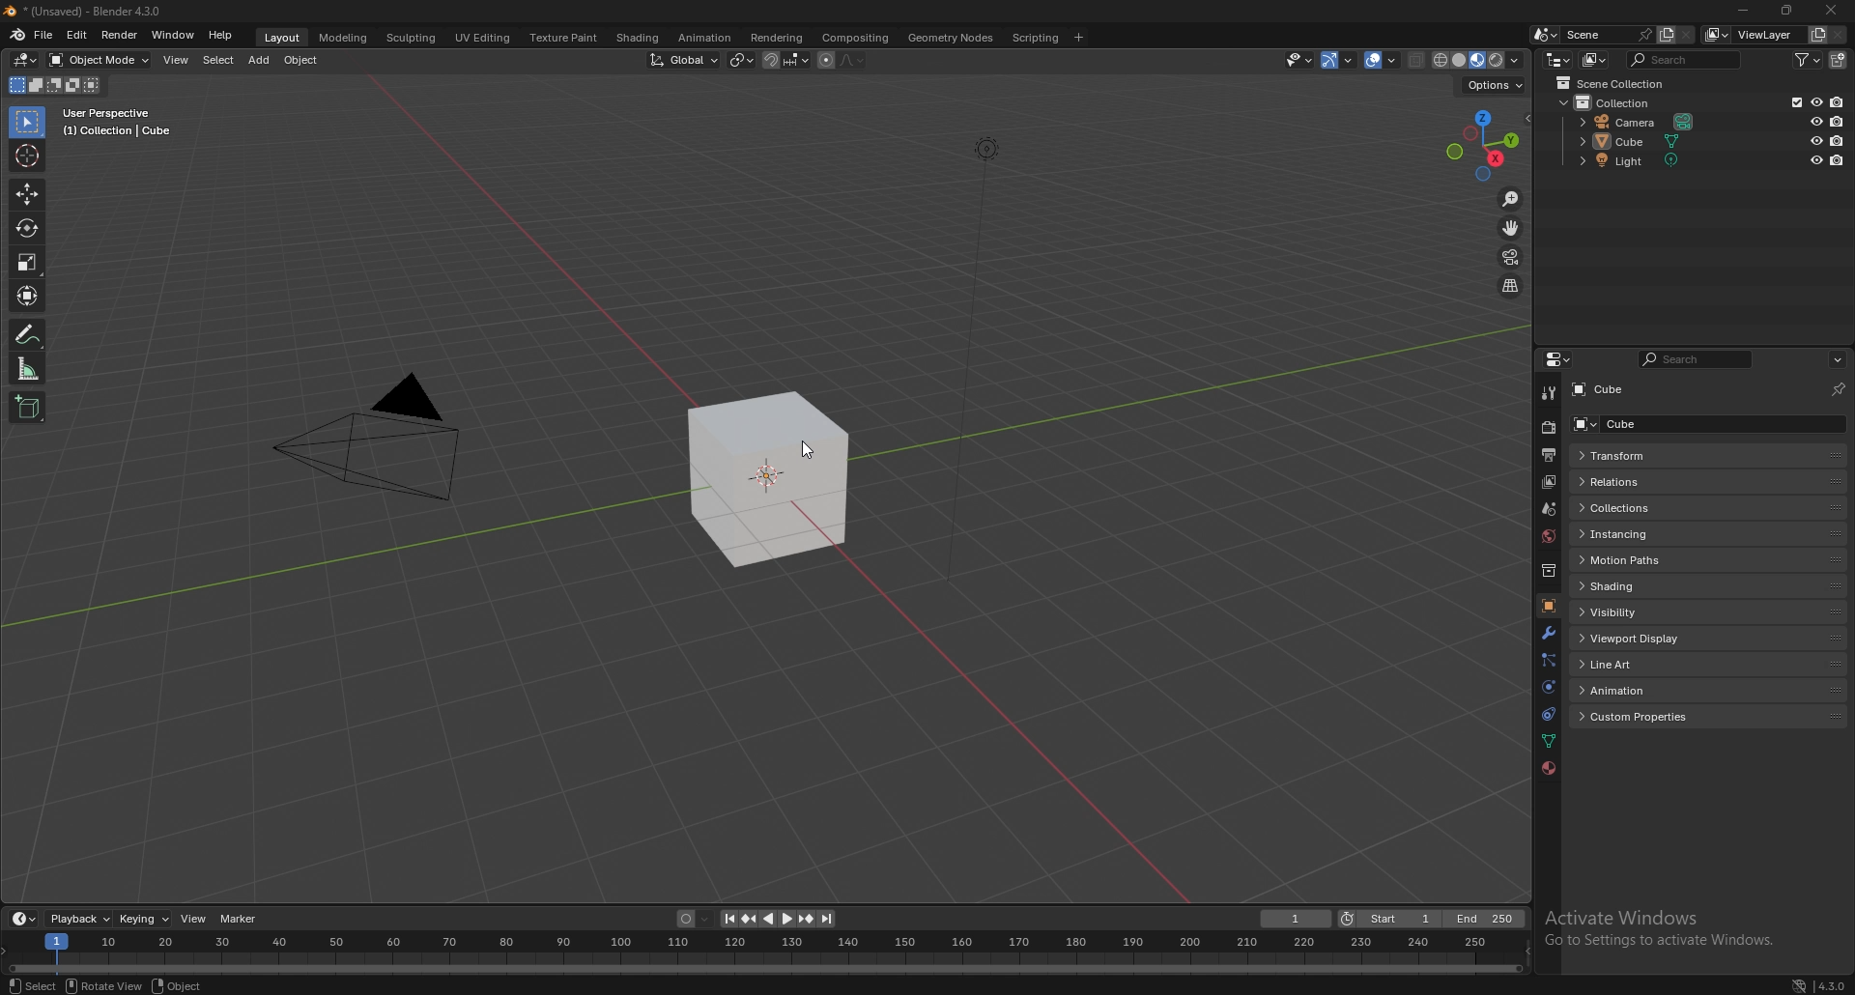 This screenshot has width=1855, height=995. I want to click on output, so click(1548, 455).